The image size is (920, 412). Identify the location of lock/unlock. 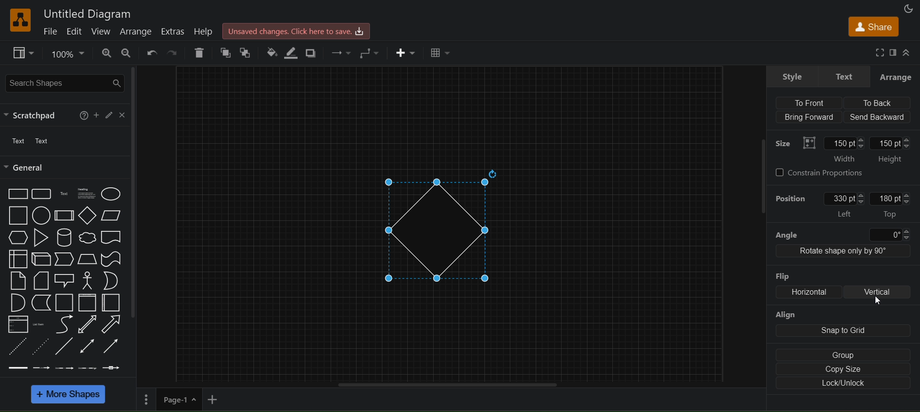
(841, 383).